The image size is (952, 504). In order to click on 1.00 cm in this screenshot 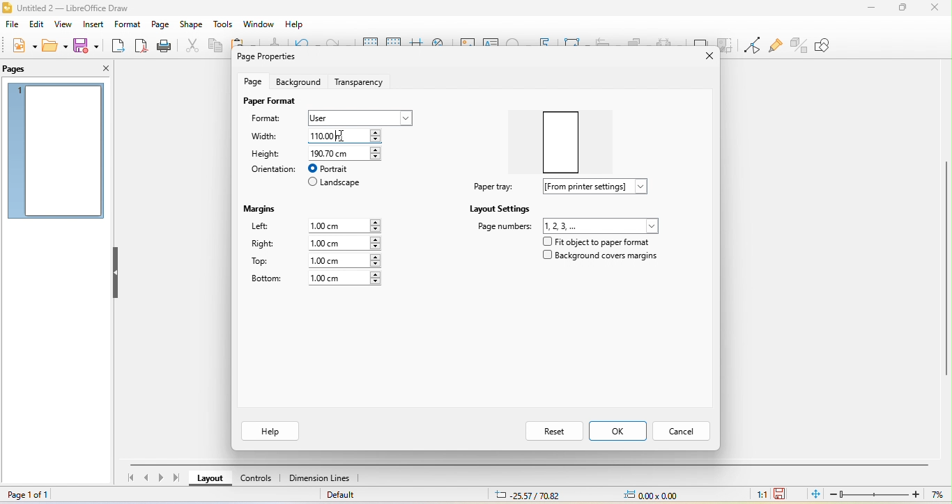, I will do `click(345, 278)`.